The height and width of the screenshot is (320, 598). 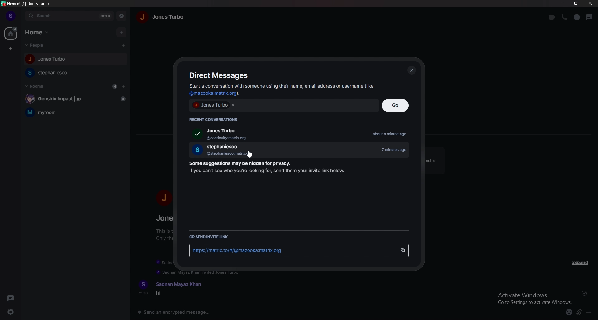 I want to click on jones turbo, so click(x=211, y=105).